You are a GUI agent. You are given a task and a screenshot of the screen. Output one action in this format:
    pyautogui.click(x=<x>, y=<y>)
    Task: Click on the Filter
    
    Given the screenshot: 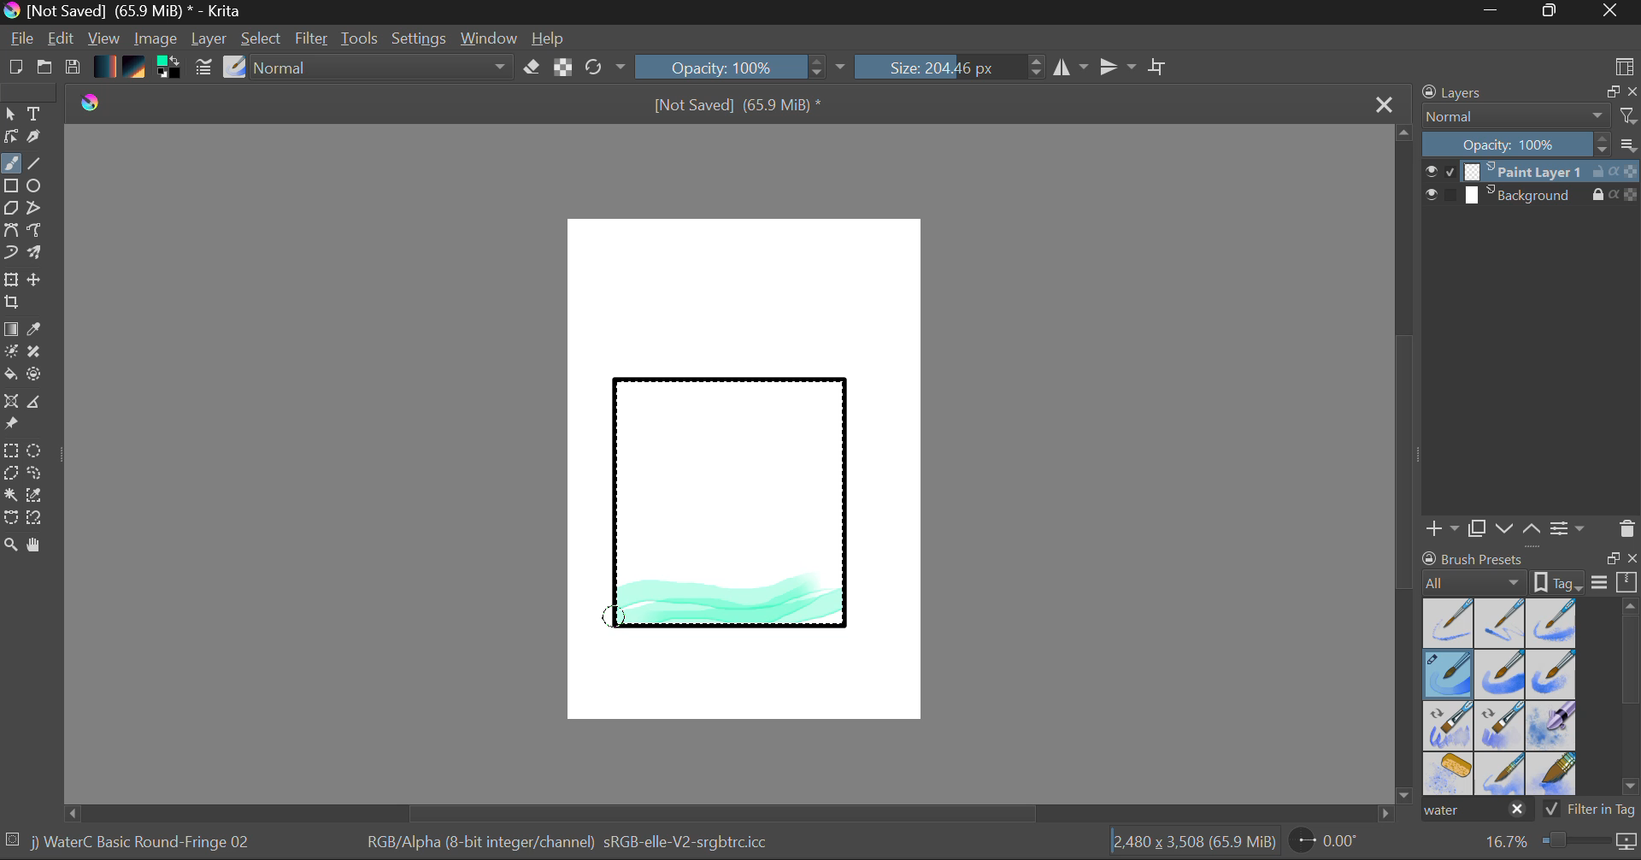 What is the action you would take?
    pyautogui.click(x=314, y=41)
    